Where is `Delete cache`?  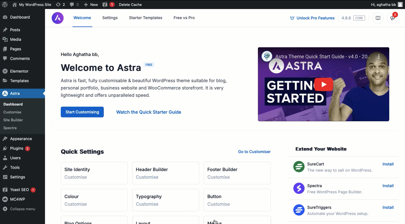 Delete cache is located at coordinates (130, 5).